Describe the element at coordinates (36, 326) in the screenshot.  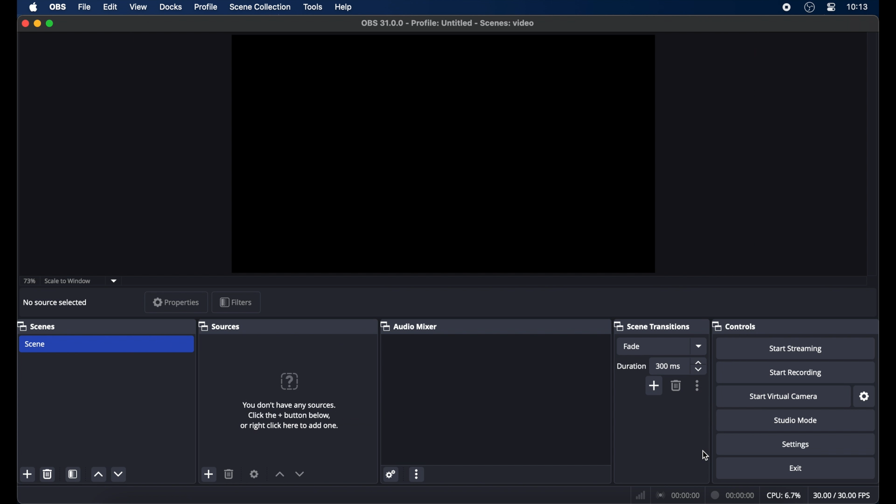
I see `scenes` at that location.